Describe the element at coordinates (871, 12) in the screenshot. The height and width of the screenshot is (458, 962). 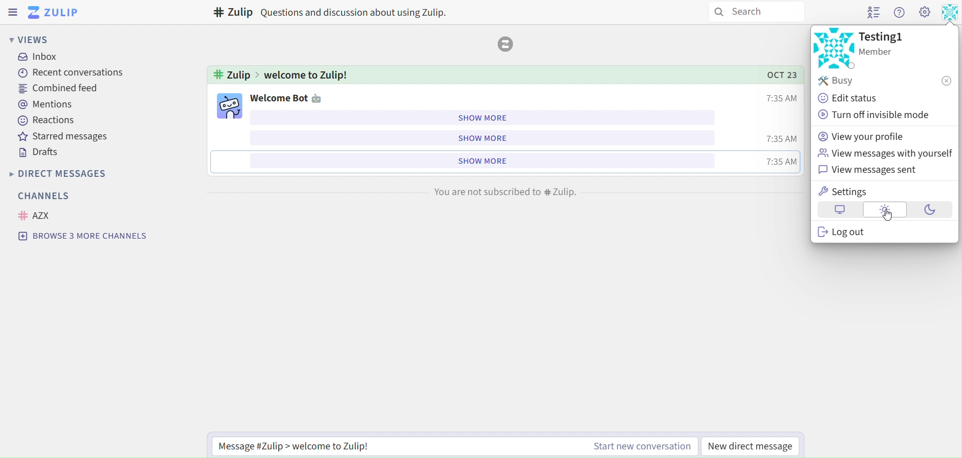
I see `hide user list` at that location.